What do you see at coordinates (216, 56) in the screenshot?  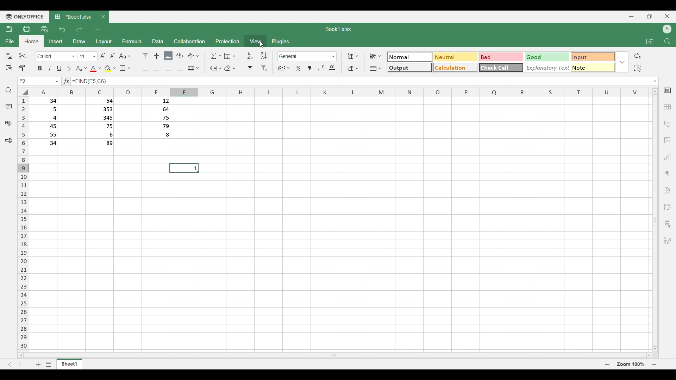 I see `Summation` at bounding box center [216, 56].